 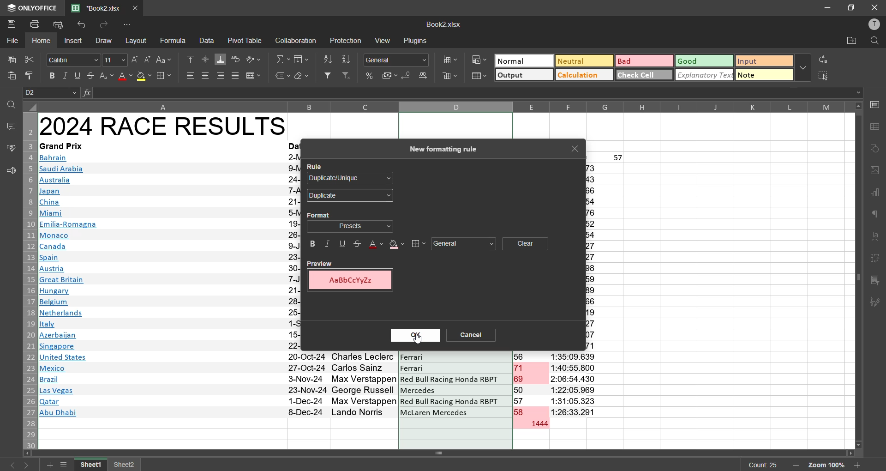 What do you see at coordinates (640, 63) in the screenshot?
I see `bad` at bounding box center [640, 63].